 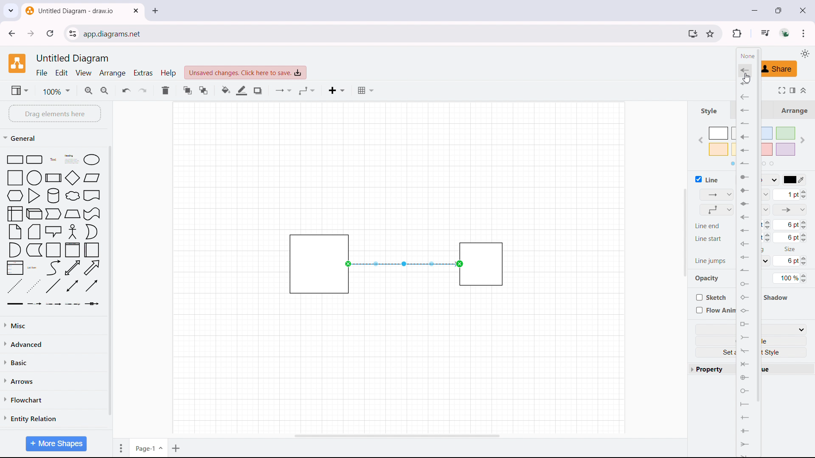 What do you see at coordinates (126, 90) in the screenshot?
I see `undo` at bounding box center [126, 90].